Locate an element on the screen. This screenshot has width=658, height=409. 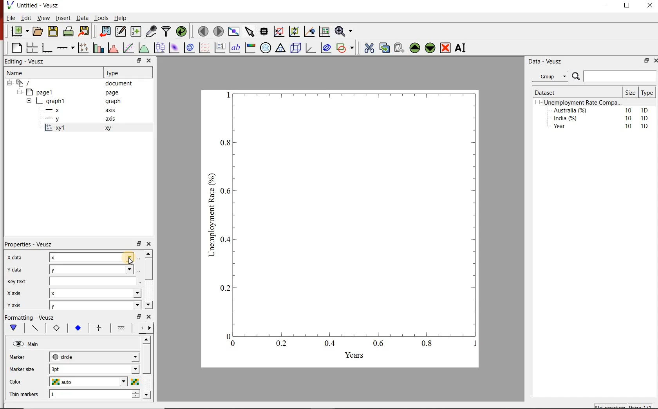
xy 1 xy is located at coordinates (92, 128).